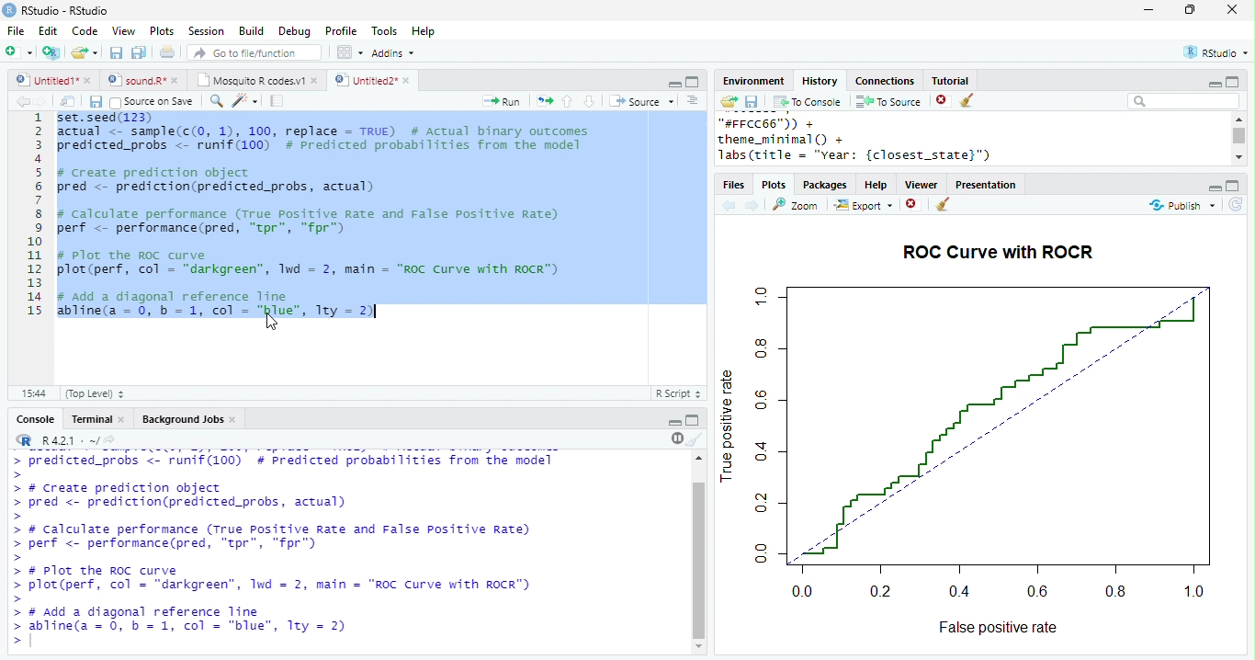  I want to click on To source, so click(888, 101).